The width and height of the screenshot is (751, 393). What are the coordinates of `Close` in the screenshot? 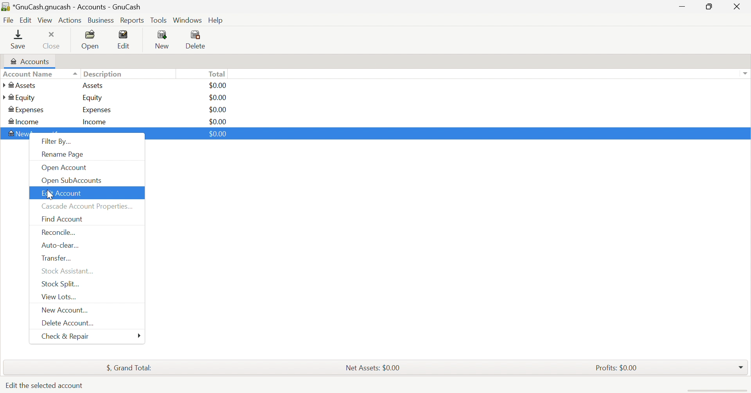 It's located at (53, 40).